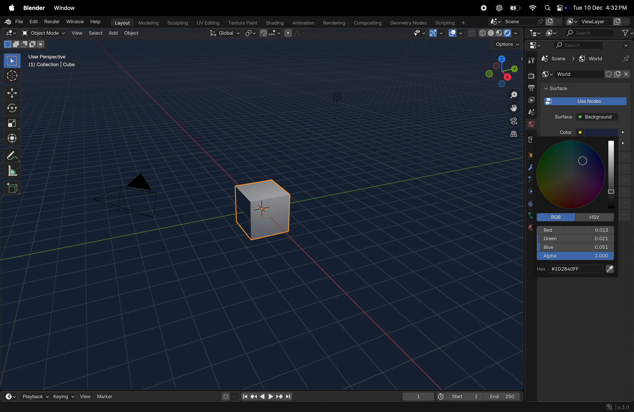 The image size is (634, 412). I want to click on Hsv, so click(595, 217).